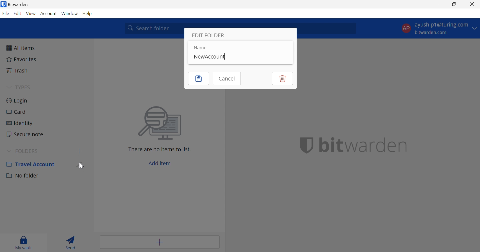 This screenshot has width=480, height=252. Describe the element at coordinates (210, 57) in the screenshot. I see `NewAccount` at that location.